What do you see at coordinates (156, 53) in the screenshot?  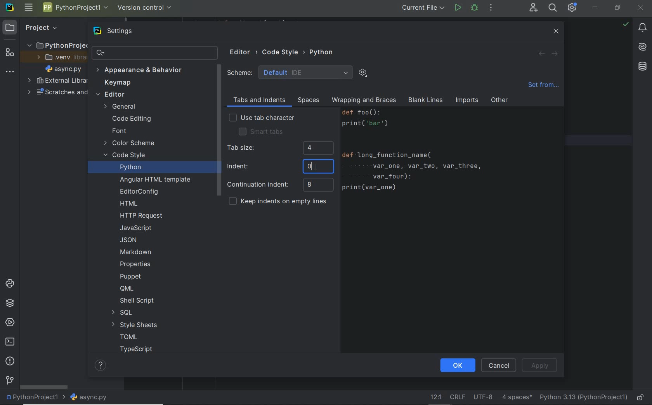 I see `search settings` at bounding box center [156, 53].